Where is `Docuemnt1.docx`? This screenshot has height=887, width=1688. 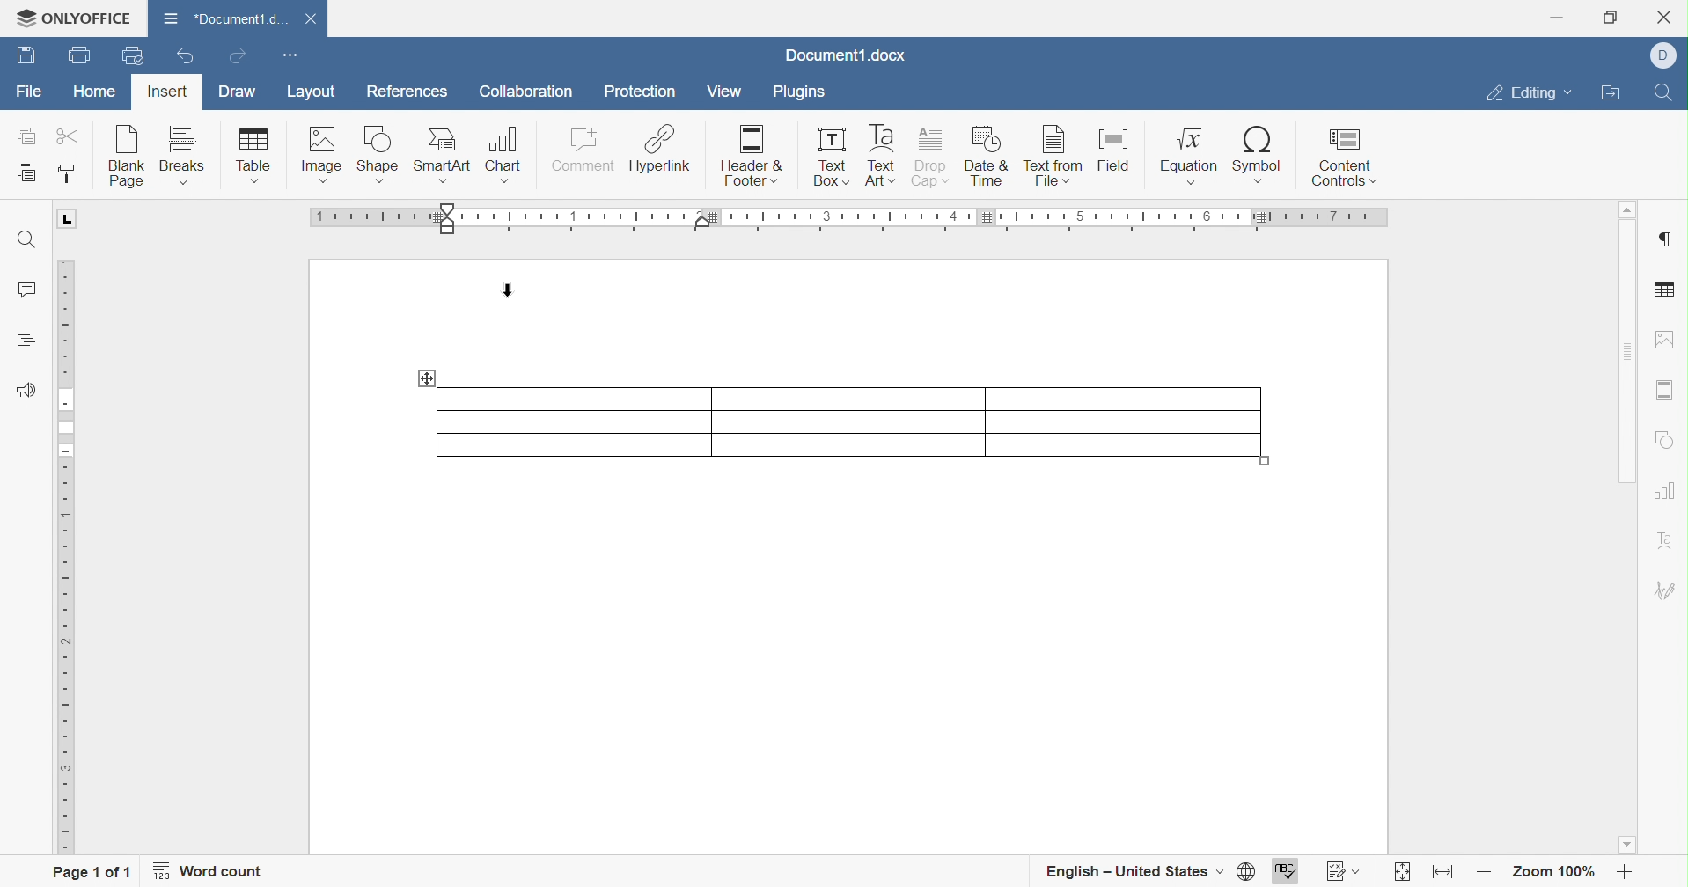
Docuemnt1.docx is located at coordinates (846, 55).